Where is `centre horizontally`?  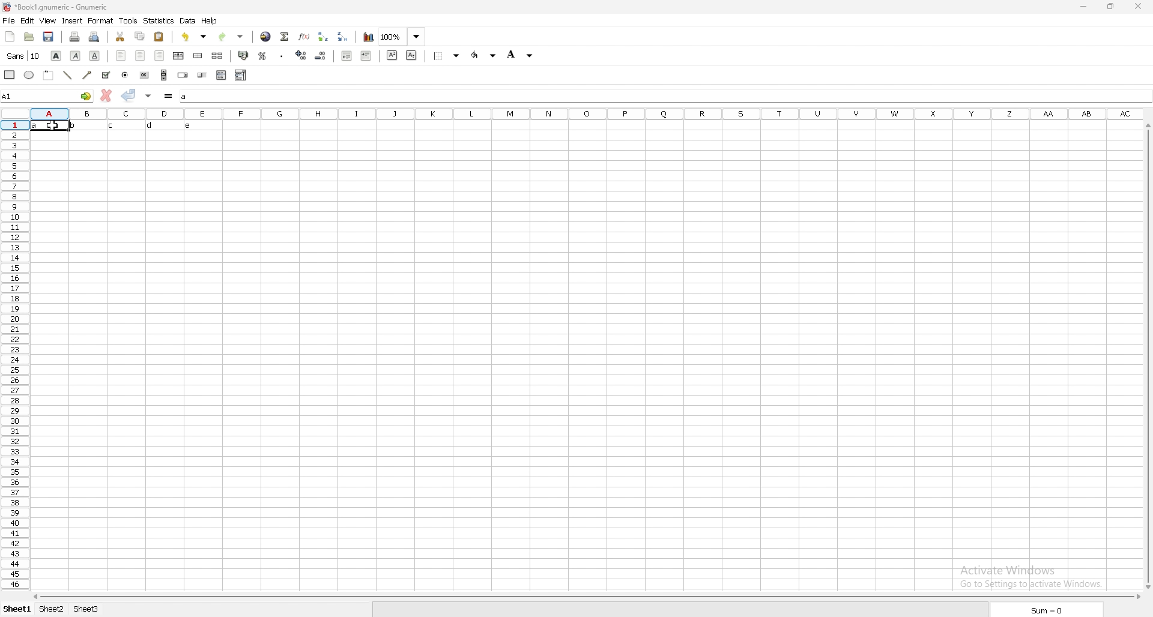
centre horizontally is located at coordinates (179, 56).